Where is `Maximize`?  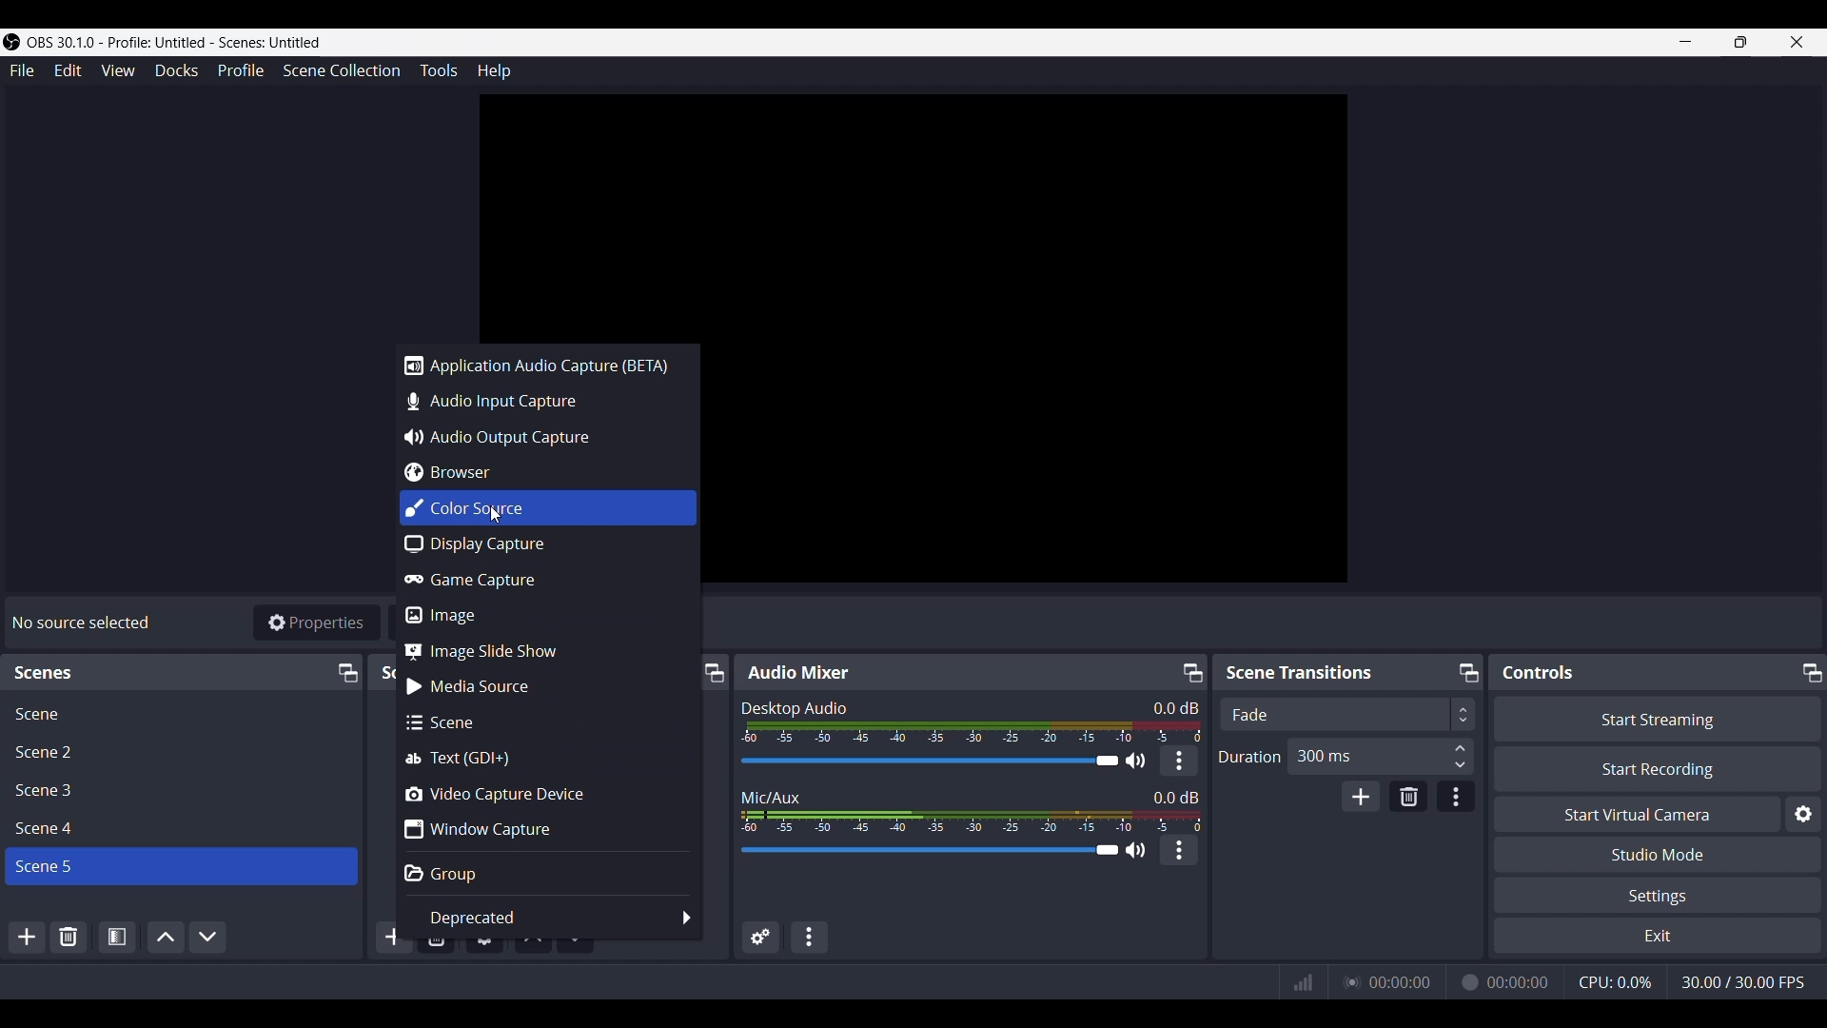 Maximize is located at coordinates (714, 672).